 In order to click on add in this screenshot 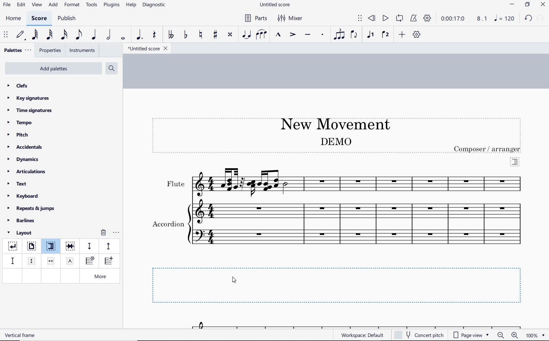, I will do `click(403, 34)`.